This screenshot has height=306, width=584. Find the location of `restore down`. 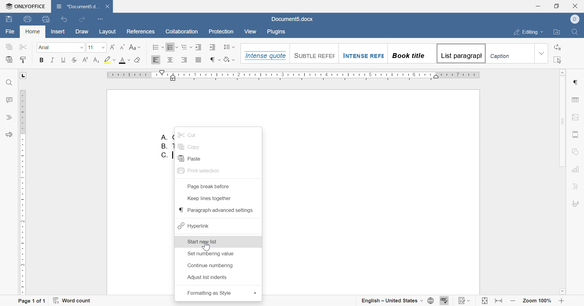

restore down is located at coordinates (557, 6).